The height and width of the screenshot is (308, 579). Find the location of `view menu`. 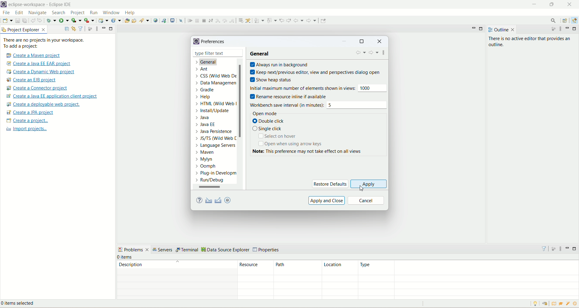

view menu is located at coordinates (560, 249).